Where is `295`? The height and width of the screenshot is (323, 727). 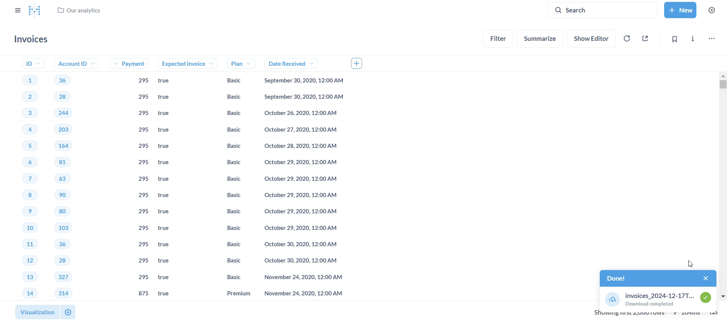
295 is located at coordinates (142, 147).